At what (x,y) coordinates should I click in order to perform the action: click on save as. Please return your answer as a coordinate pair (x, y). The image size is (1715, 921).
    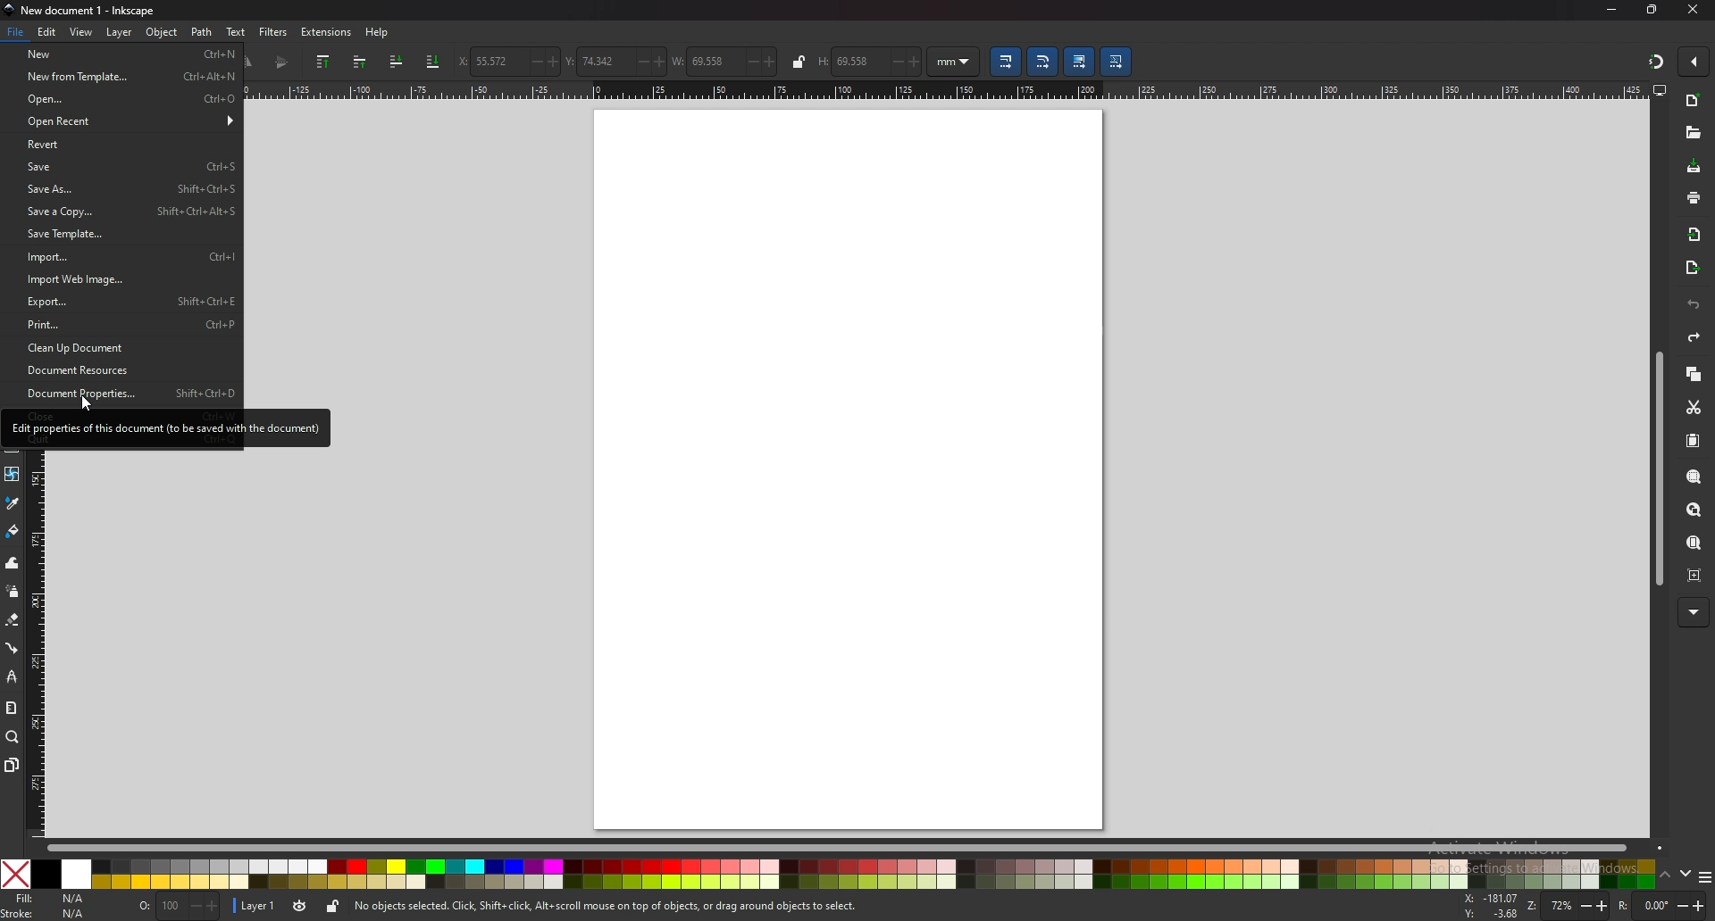
    Looking at the image, I should click on (125, 188).